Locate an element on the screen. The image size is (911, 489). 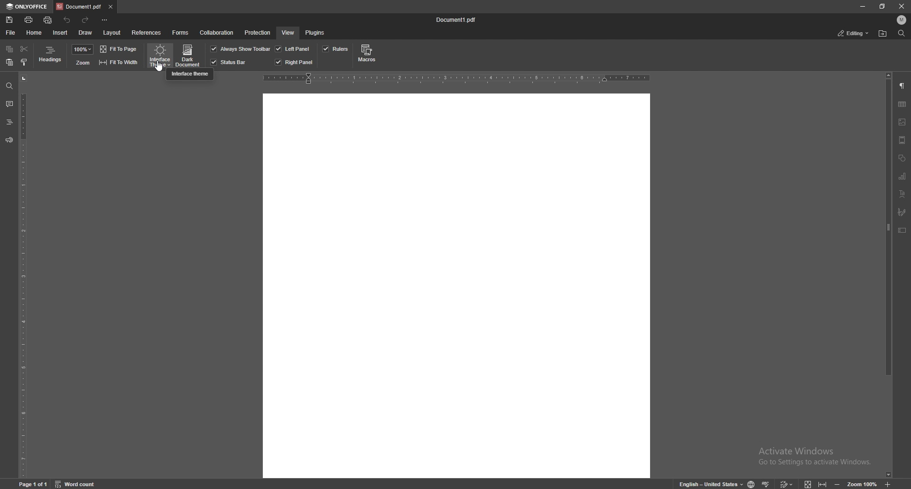
profile is located at coordinates (902, 20).